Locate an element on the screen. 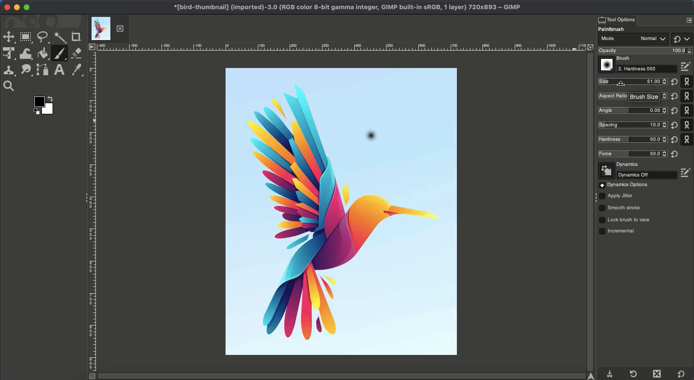 The image size is (694, 380). Reset is located at coordinates (673, 118).